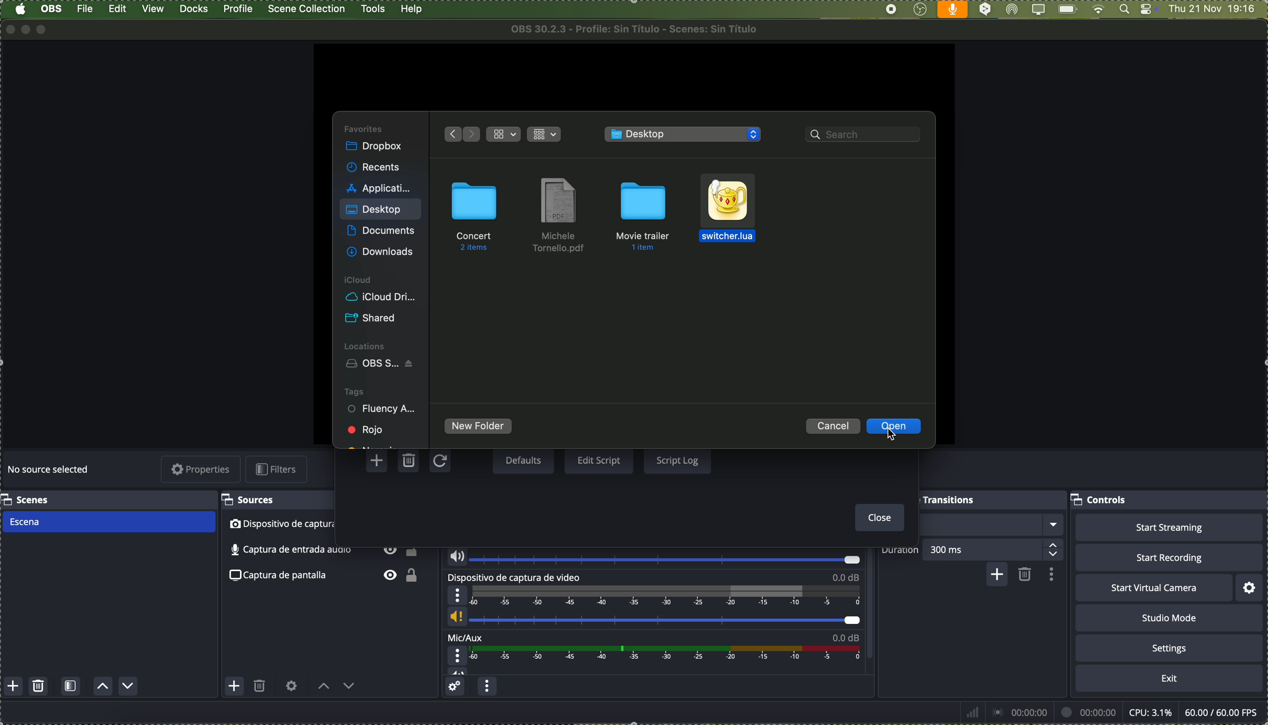 Image resolution: width=1268 pixels, height=725 pixels. What do you see at coordinates (86, 9) in the screenshot?
I see `file` at bounding box center [86, 9].